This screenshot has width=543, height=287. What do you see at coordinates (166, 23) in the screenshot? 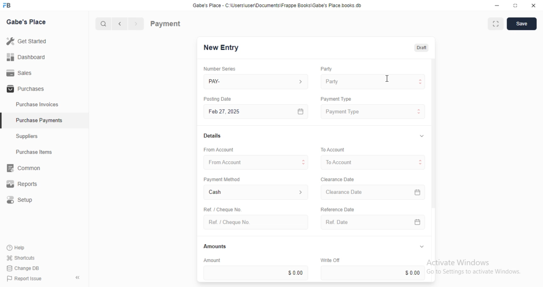
I see `Payment` at bounding box center [166, 23].